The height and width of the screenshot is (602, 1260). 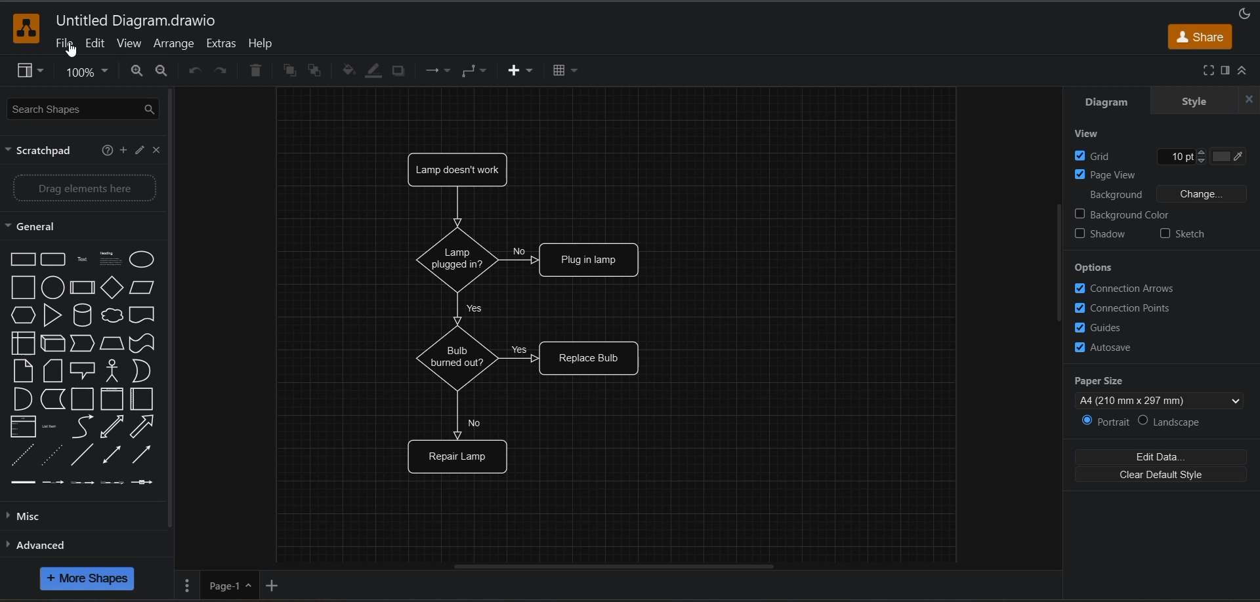 I want to click on app logo, so click(x=26, y=28).